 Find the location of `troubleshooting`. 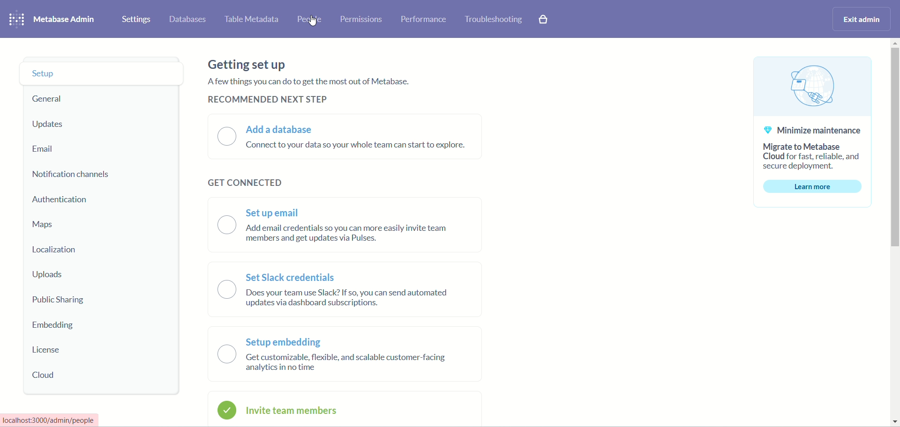

troubleshooting is located at coordinates (493, 18).